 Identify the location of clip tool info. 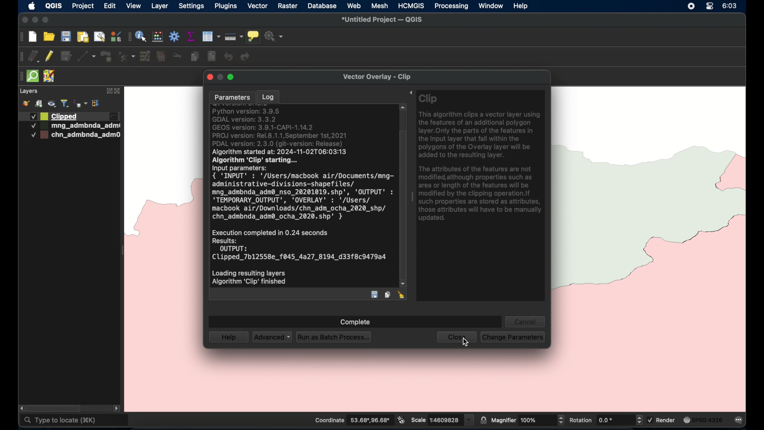
(481, 196).